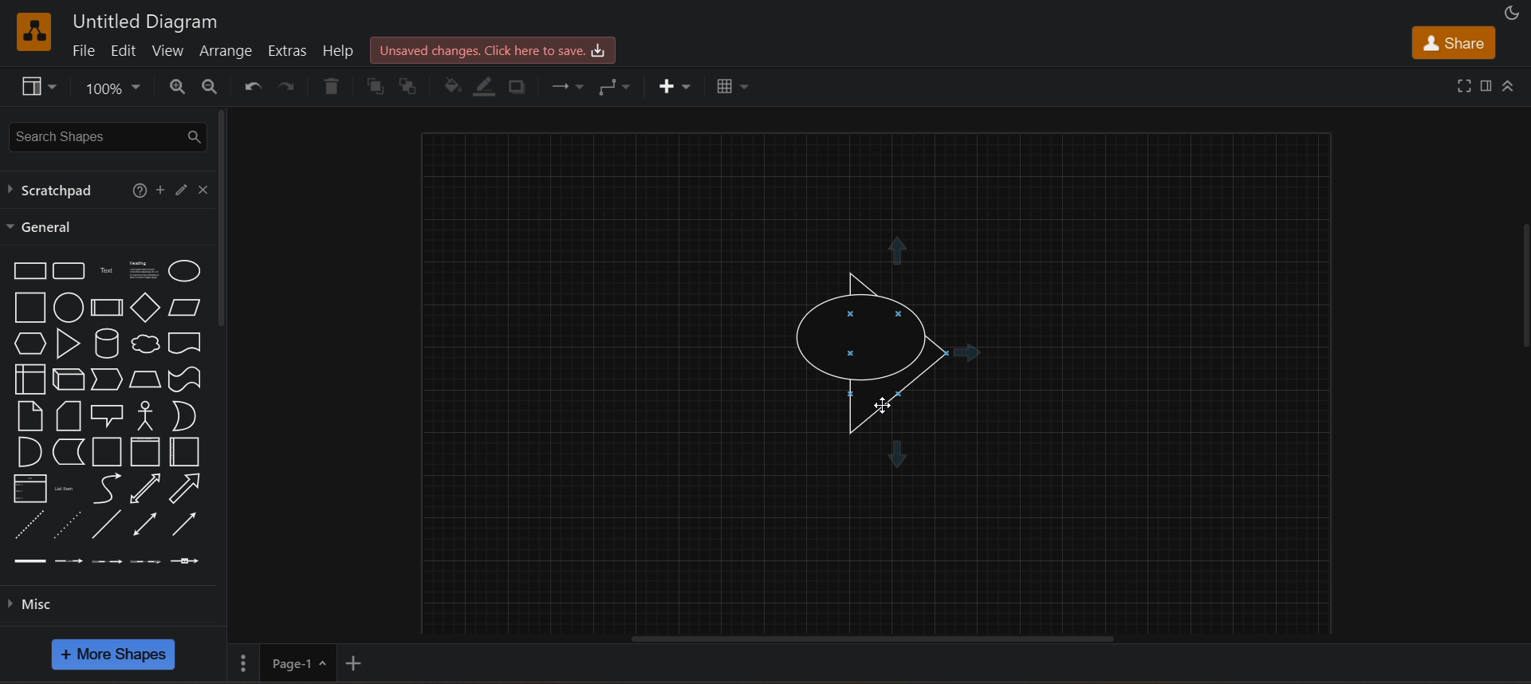  What do you see at coordinates (209, 84) in the screenshot?
I see `zoom out` at bounding box center [209, 84].